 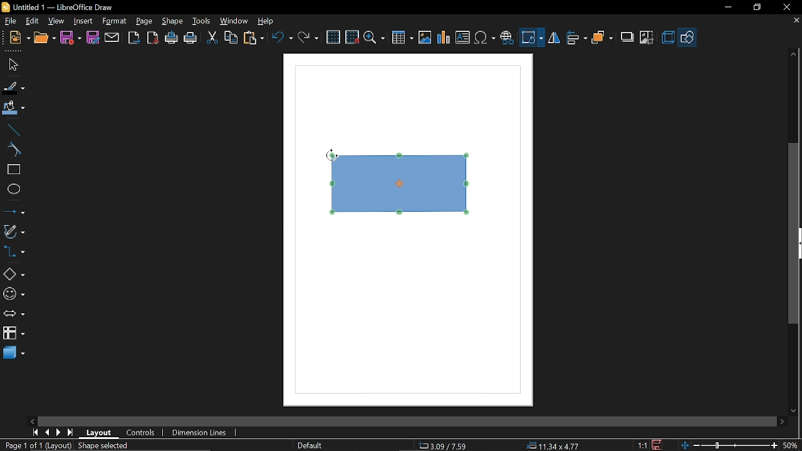 What do you see at coordinates (462, 38) in the screenshot?
I see `insert text` at bounding box center [462, 38].